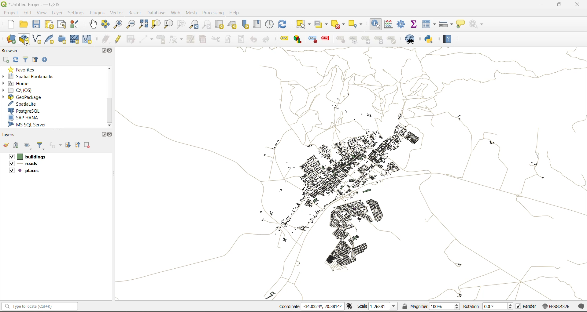  Describe the element at coordinates (204, 40) in the screenshot. I see `delete` at that location.